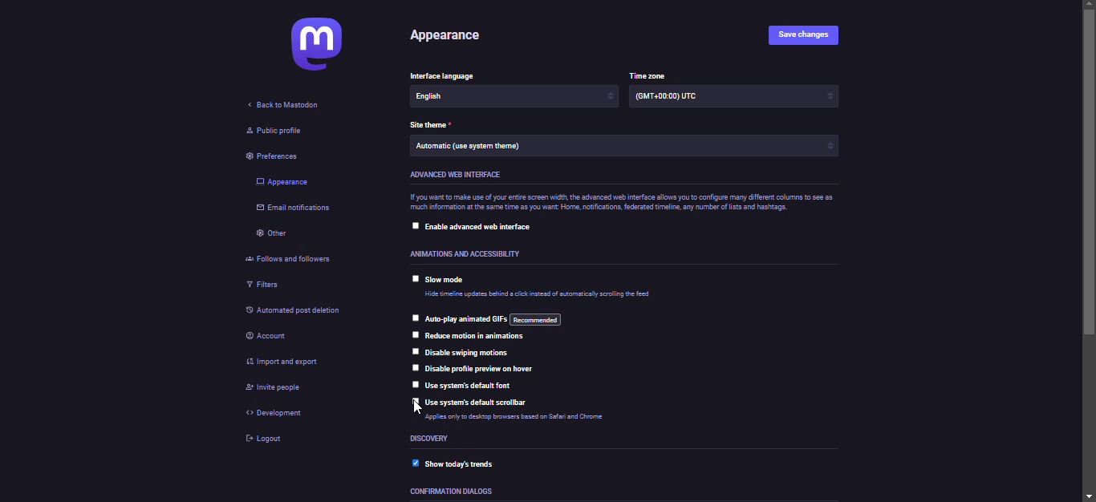 The height and width of the screenshot is (502, 1096). Describe the element at coordinates (462, 175) in the screenshot. I see `advanced web interface` at that location.